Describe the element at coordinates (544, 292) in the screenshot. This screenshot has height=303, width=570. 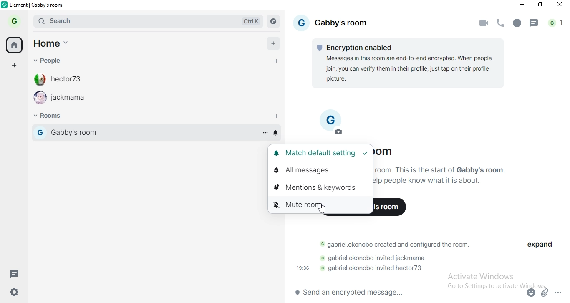
I see `attachment` at that location.